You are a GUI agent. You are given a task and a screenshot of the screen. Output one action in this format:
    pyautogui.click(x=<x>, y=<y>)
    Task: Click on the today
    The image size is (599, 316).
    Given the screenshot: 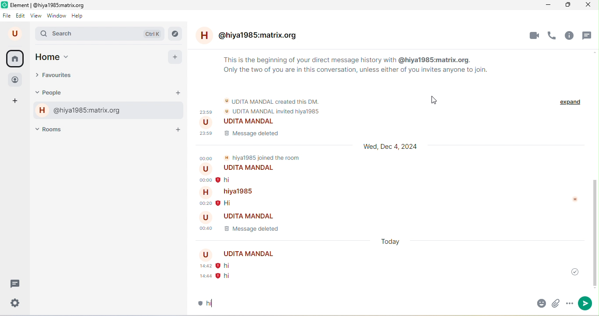 What is the action you would take?
    pyautogui.click(x=391, y=241)
    